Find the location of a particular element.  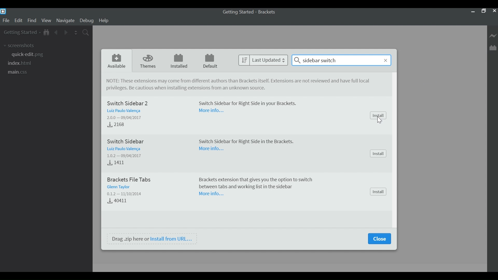

Drag .zip here or Install from URL is located at coordinates (152, 239).